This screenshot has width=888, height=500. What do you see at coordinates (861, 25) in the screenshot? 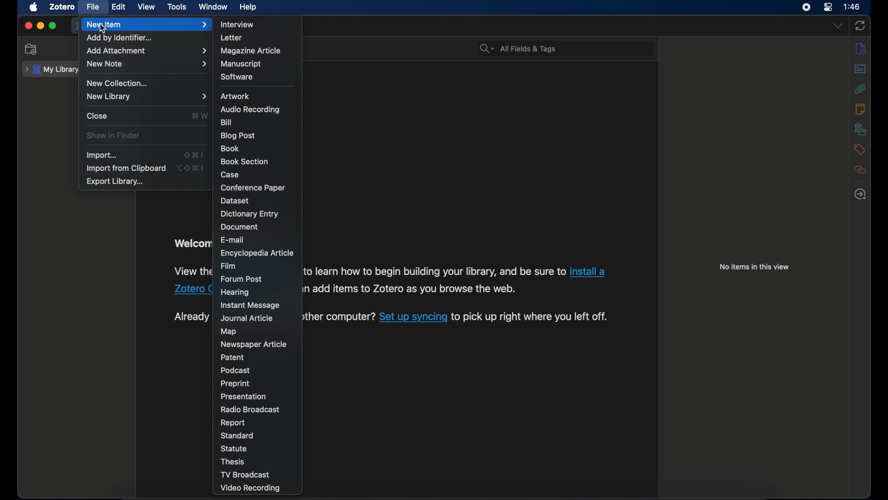
I see `sync` at bounding box center [861, 25].